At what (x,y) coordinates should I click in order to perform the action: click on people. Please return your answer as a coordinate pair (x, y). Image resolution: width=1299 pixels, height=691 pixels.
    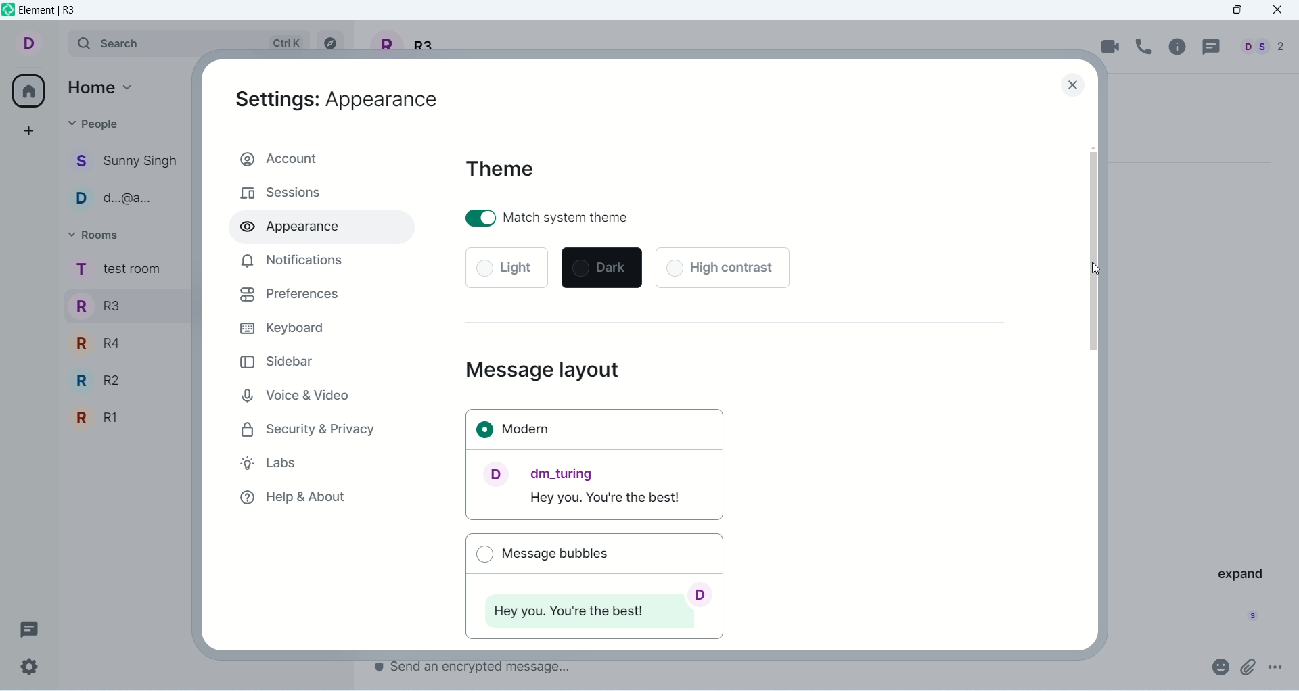
    Looking at the image, I should click on (96, 123).